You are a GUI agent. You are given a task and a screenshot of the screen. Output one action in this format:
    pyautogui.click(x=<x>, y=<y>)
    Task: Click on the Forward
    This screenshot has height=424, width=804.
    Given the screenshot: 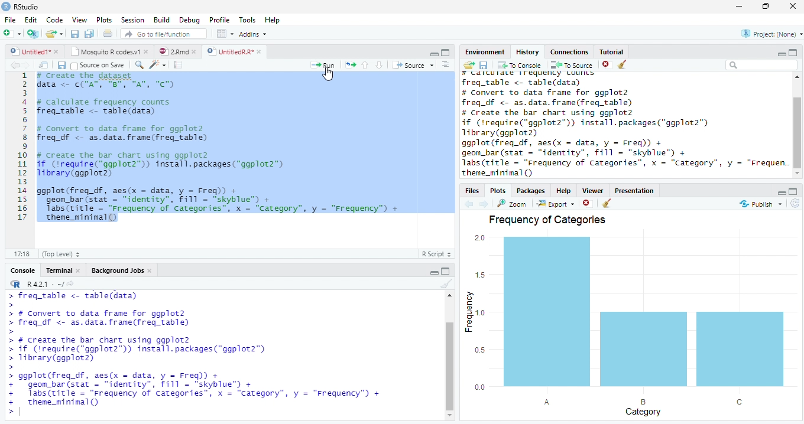 What is the action you would take?
    pyautogui.click(x=30, y=65)
    